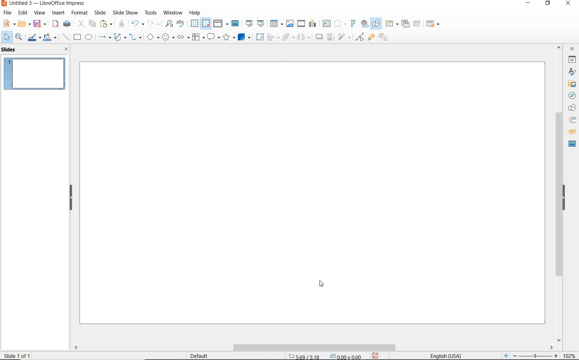 This screenshot has height=360, width=579. Describe the element at coordinates (106, 24) in the screenshot. I see `PASTE` at that location.